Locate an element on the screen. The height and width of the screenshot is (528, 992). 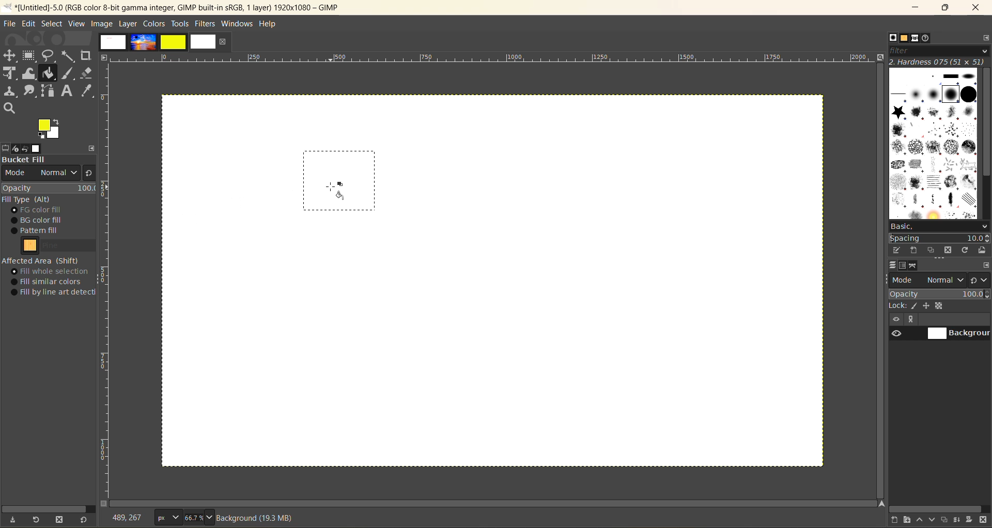
brushes is located at coordinates (933, 144).